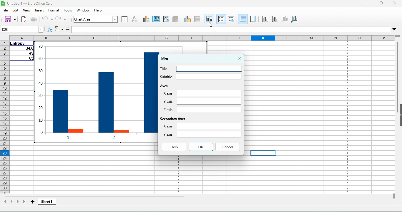  Describe the element at coordinates (237, 58) in the screenshot. I see `close` at that location.